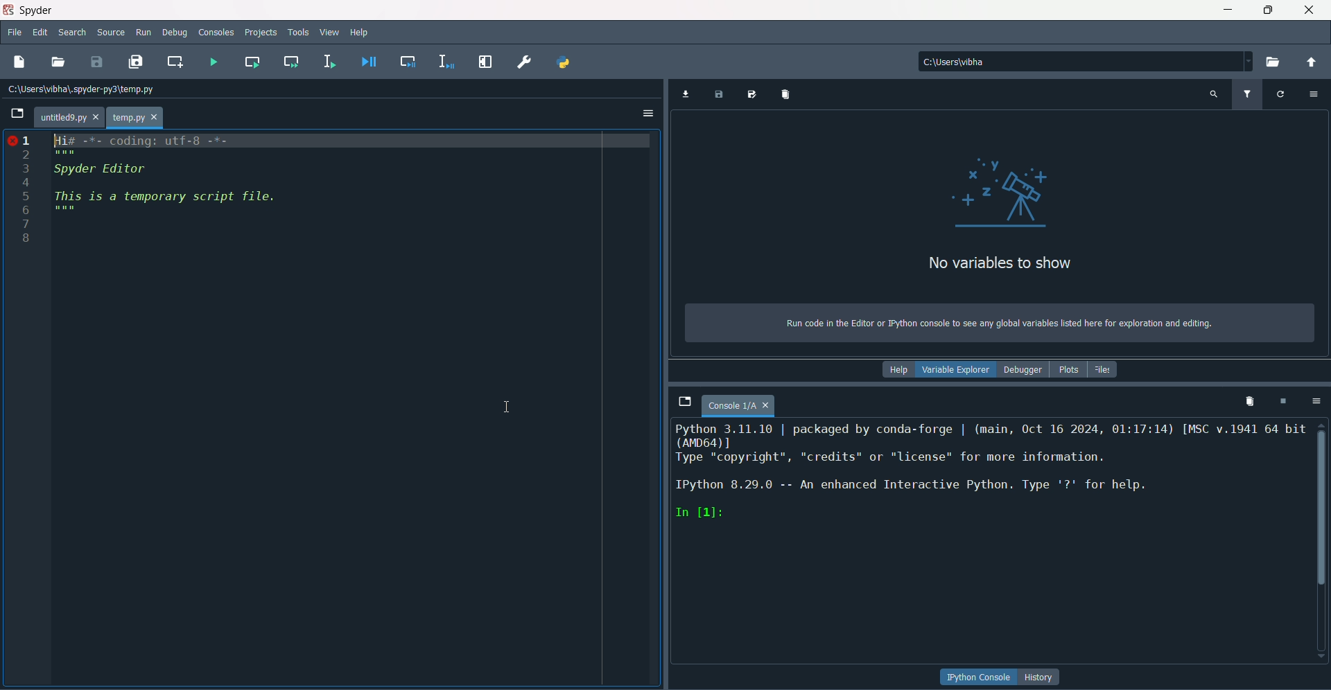  I want to click on code, so click(165, 175).